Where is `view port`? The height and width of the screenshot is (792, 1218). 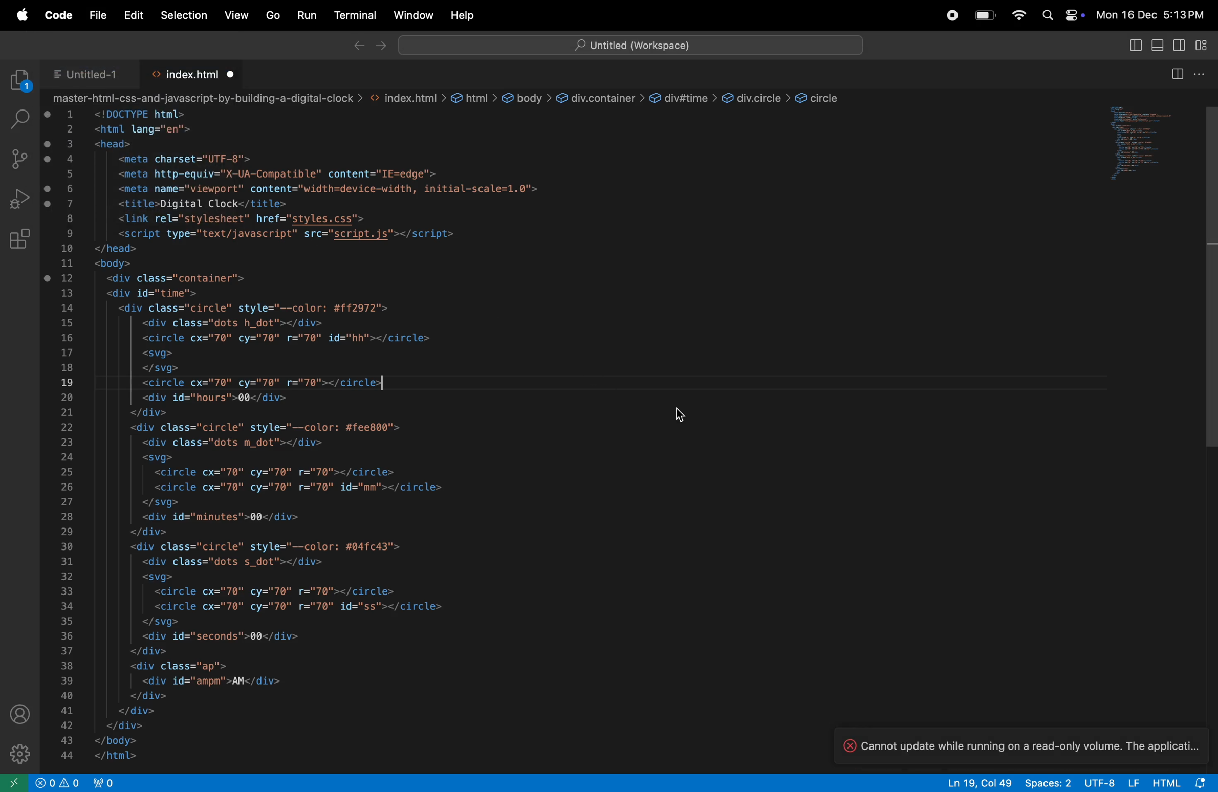
view port is located at coordinates (112, 782).